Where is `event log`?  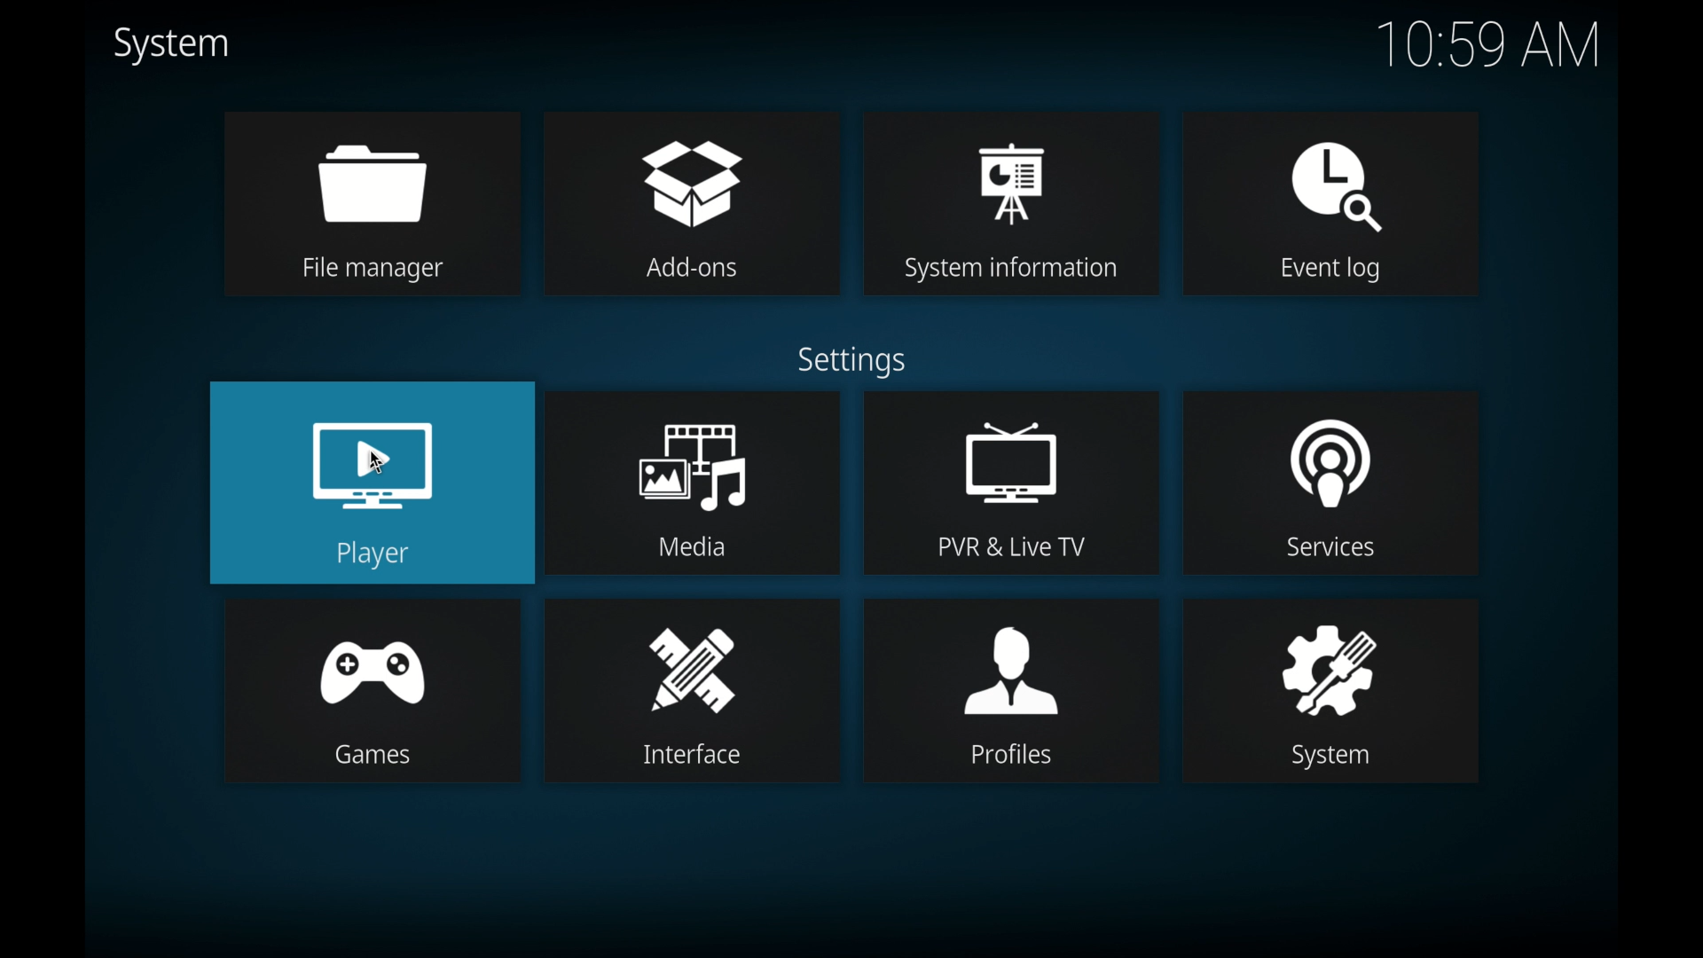
event log is located at coordinates (1331, 201).